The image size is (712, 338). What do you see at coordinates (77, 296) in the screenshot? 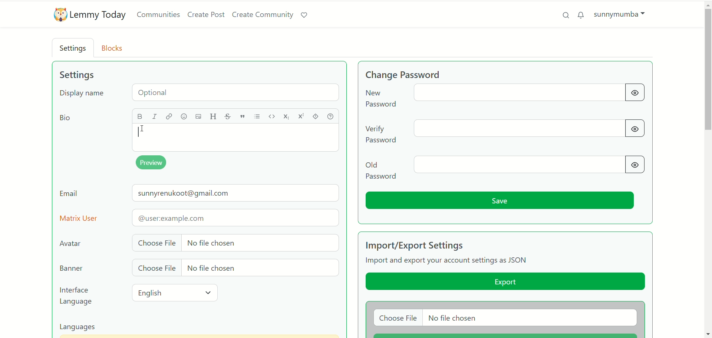
I see `interface language` at bounding box center [77, 296].